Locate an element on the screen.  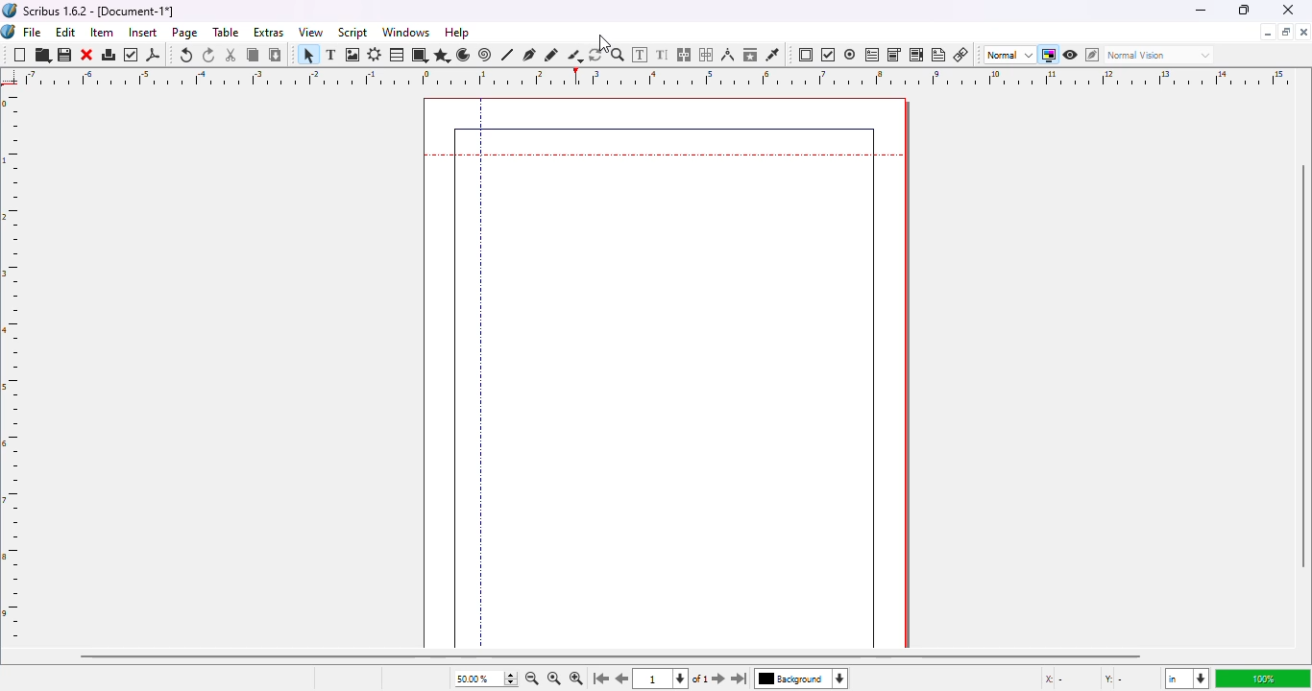
in is located at coordinates (1185, 679).